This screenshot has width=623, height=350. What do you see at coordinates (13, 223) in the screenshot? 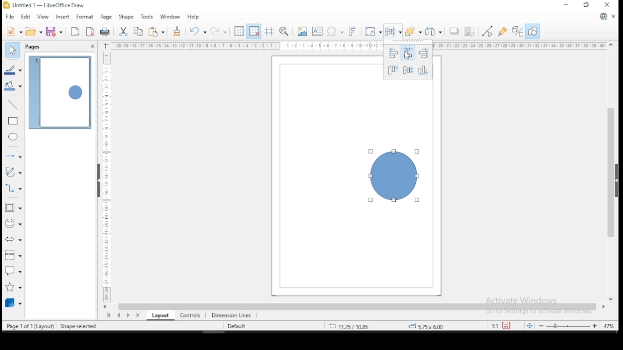
I see `symbol shapes` at bounding box center [13, 223].